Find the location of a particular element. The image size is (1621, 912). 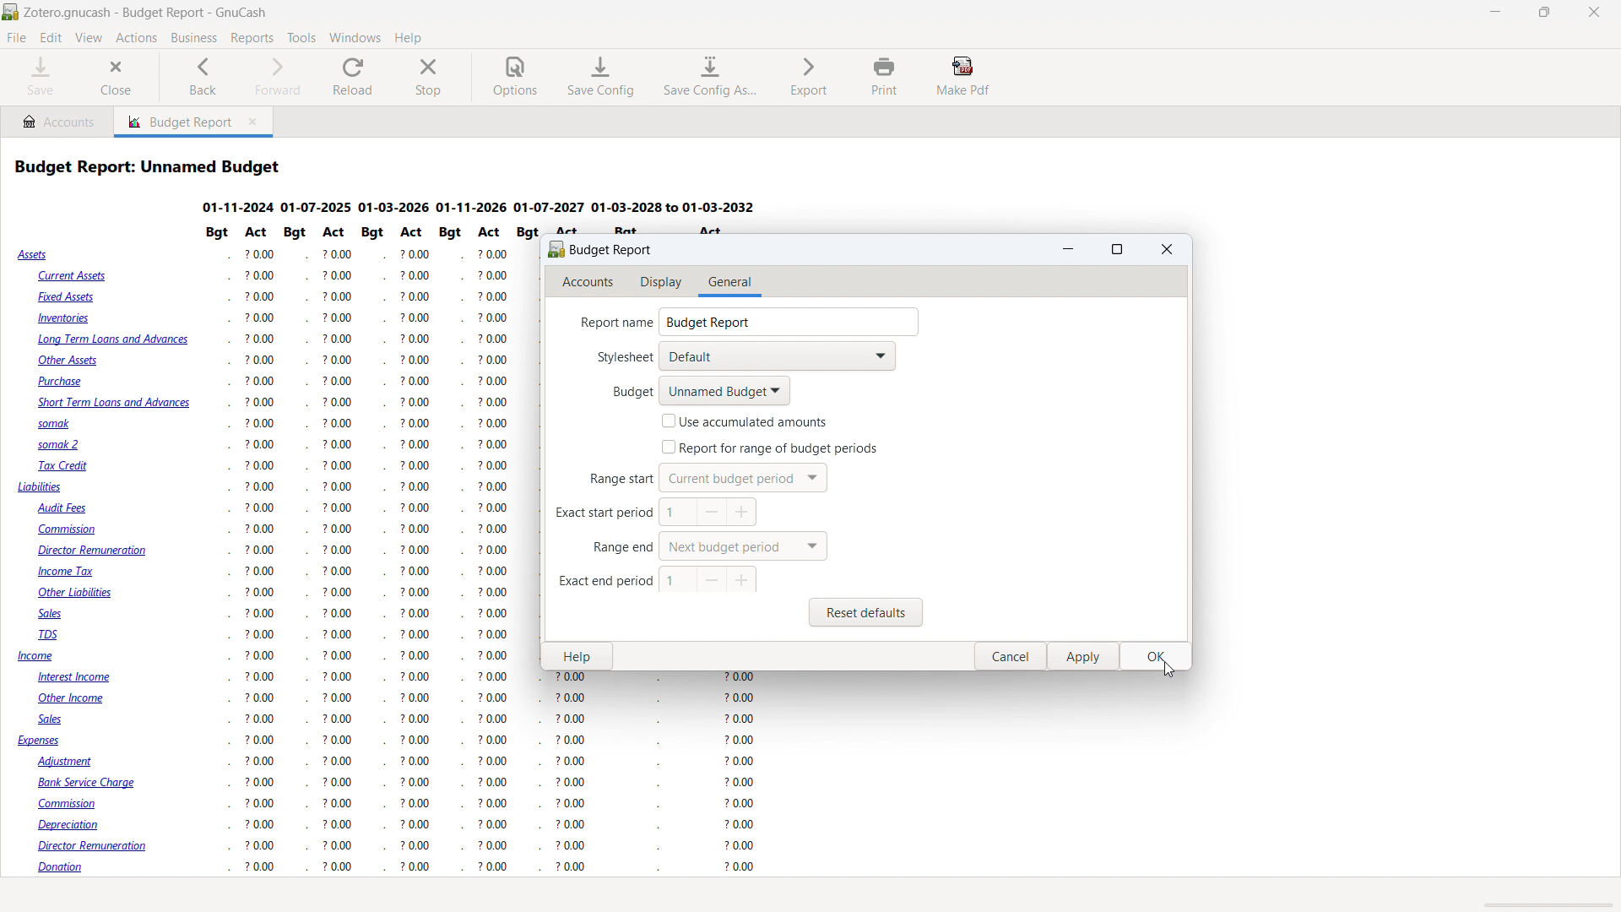

Report name is located at coordinates (607, 323).